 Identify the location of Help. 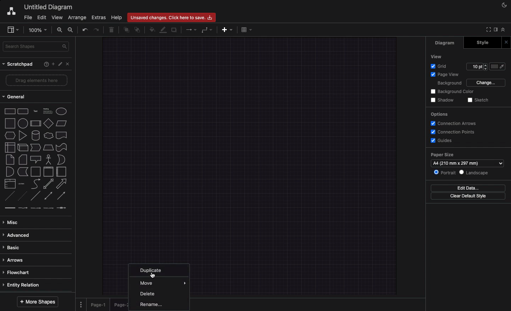
(42, 64).